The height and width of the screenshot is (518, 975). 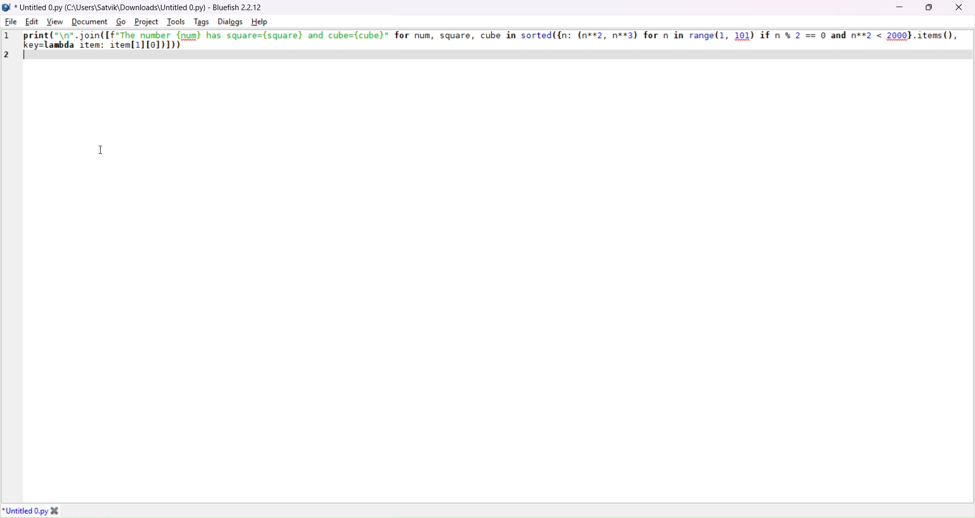 What do you see at coordinates (8, 35) in the screenshot?
I see `1` at bounding box center [8, 35].